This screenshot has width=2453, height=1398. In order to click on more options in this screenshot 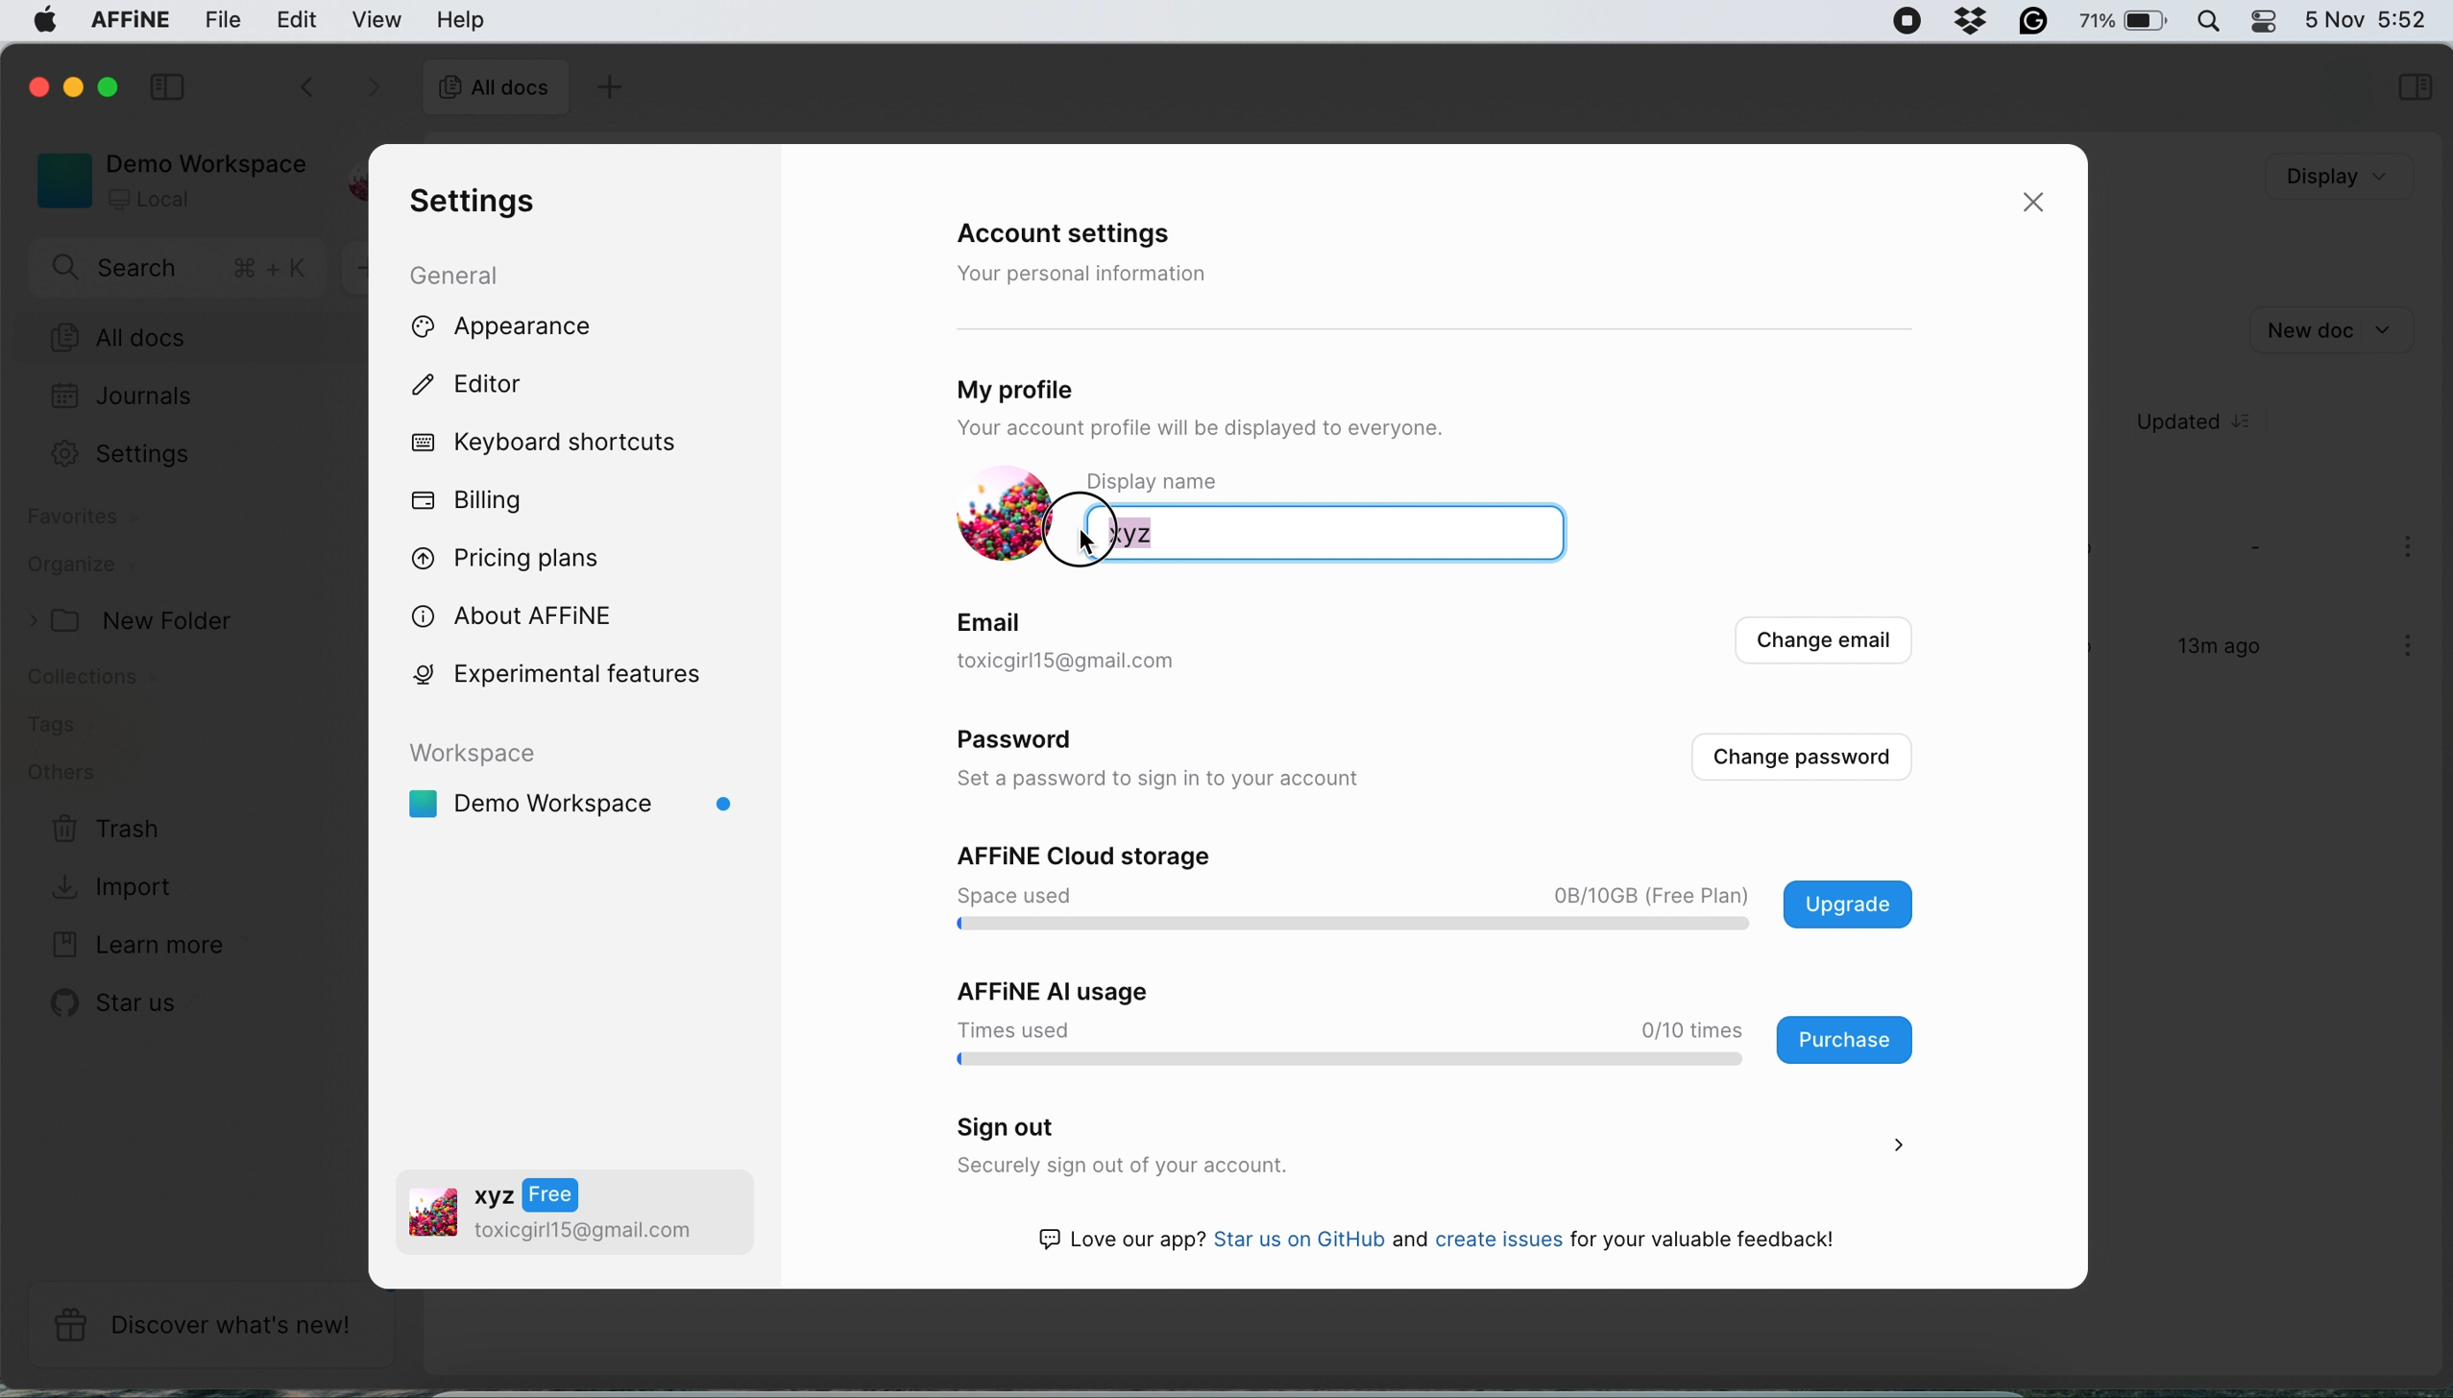, I will do `click(2412, 648)`.